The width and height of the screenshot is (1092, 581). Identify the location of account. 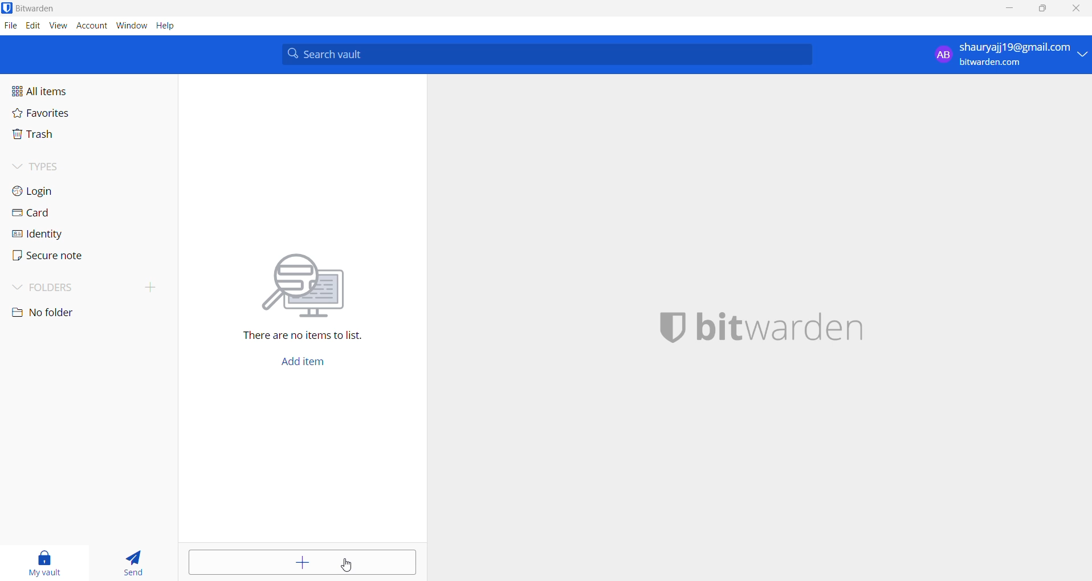
(92, 26).